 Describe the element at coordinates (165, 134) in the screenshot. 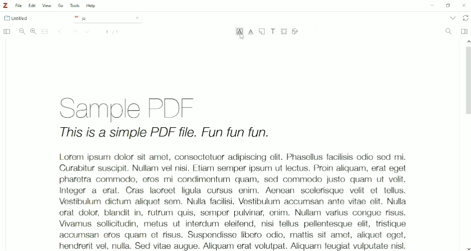

I see `This is a simple PDF file. Fun fun fun.` at that location.